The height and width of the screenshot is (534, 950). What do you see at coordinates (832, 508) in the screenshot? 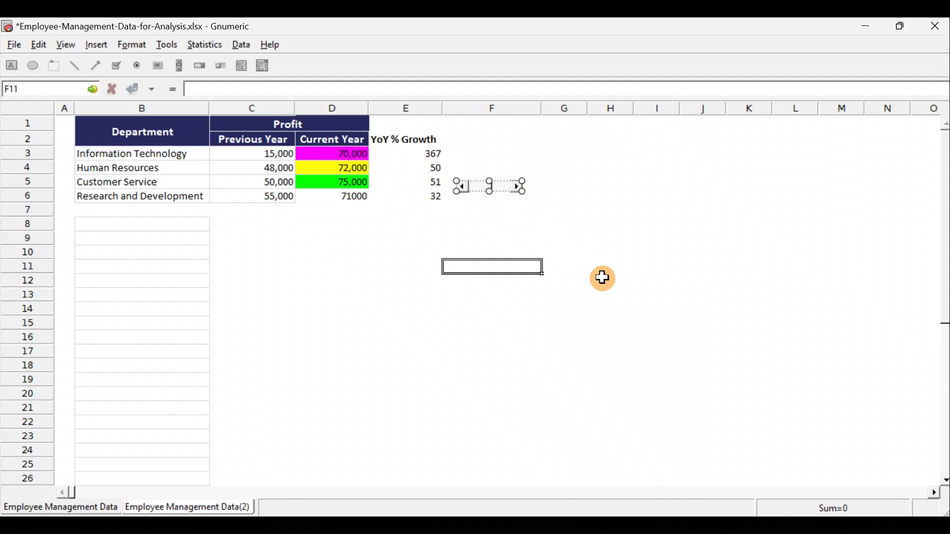
I see `Sum=0` at bounding box center [832, 508].